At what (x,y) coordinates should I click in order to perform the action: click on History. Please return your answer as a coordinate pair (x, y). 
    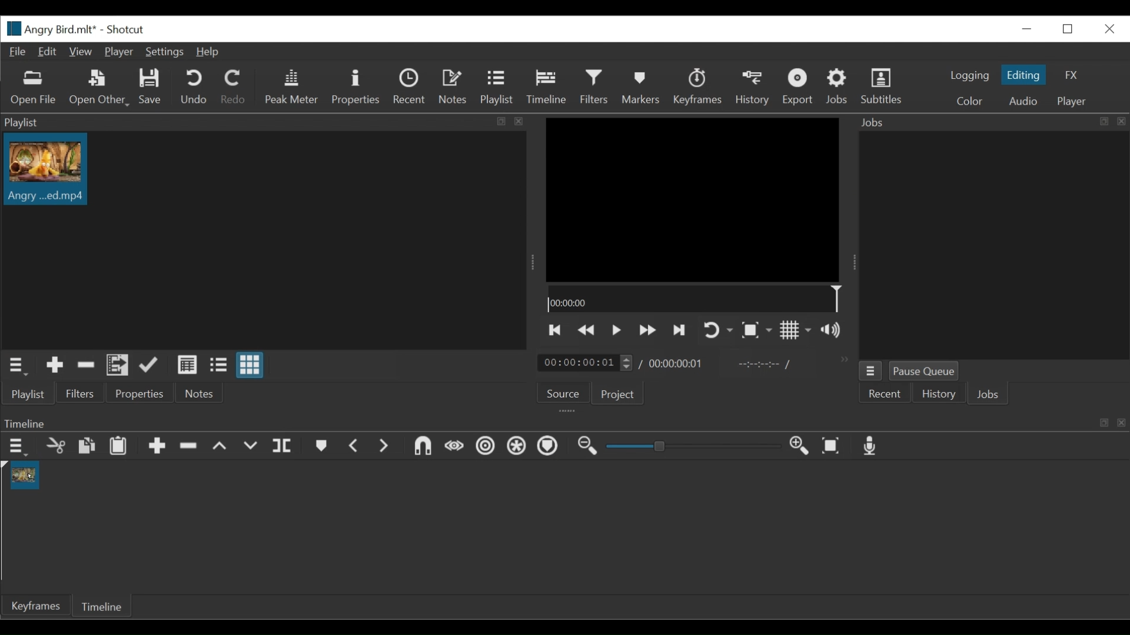
    Looking at the image, I should click on (939, 395).